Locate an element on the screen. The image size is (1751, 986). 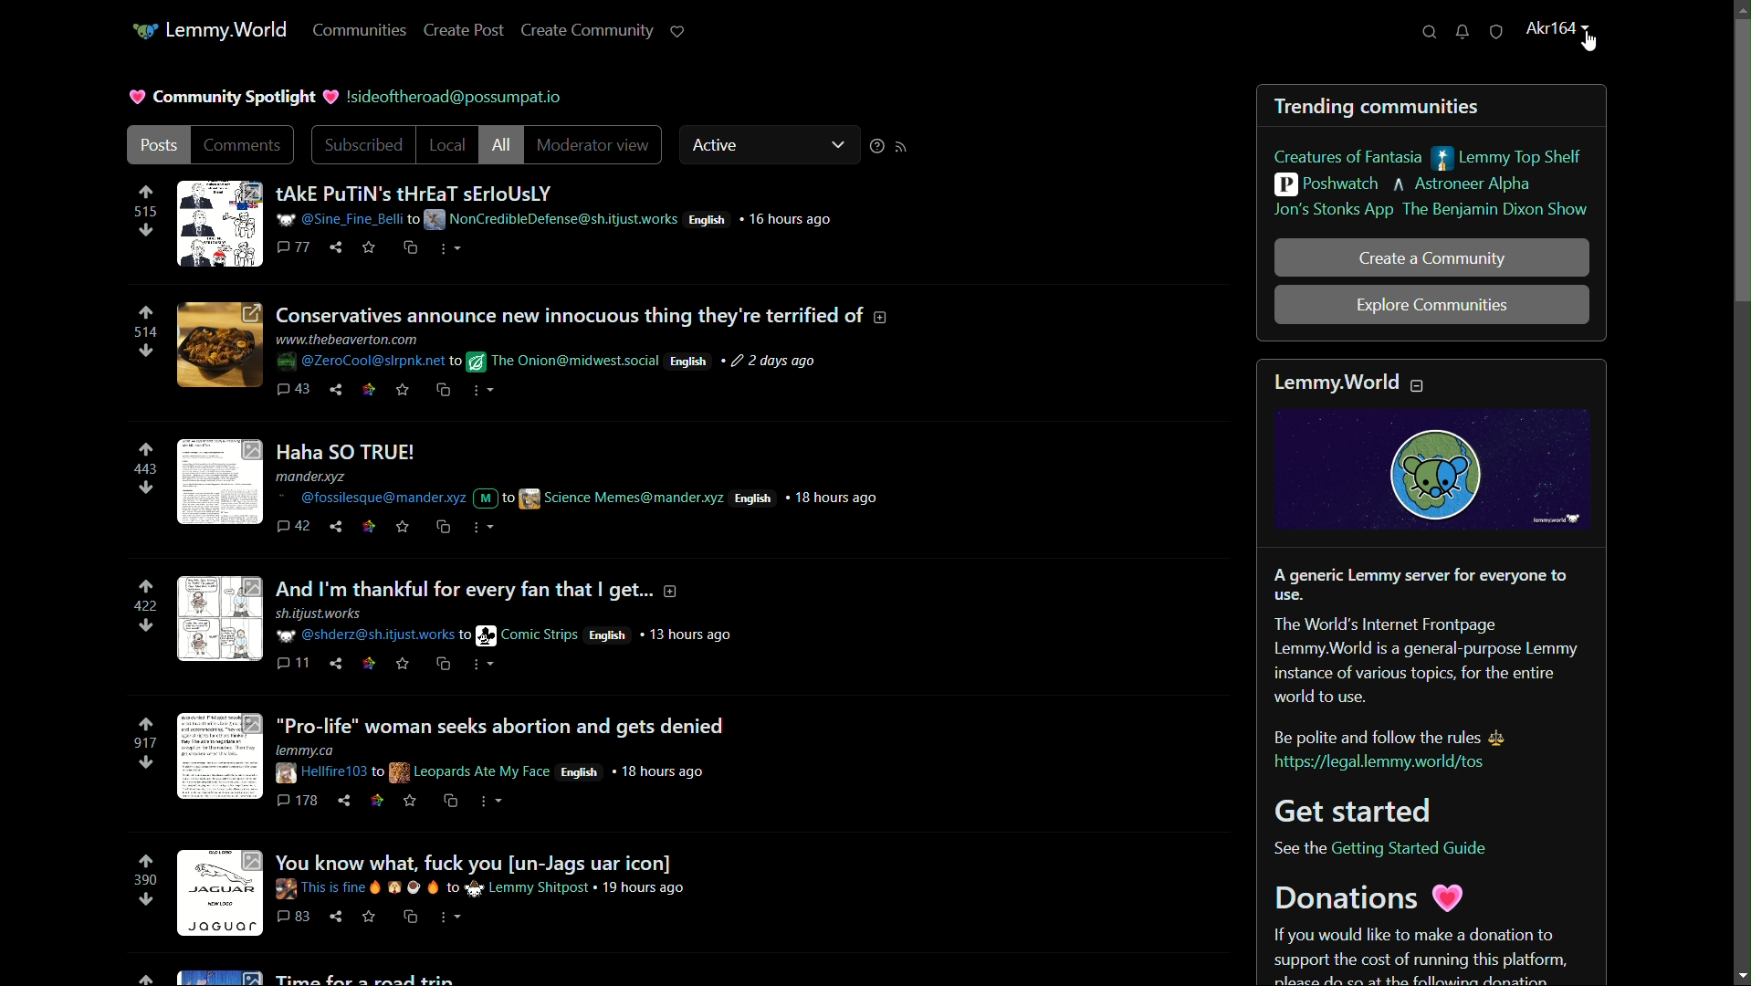
number of votes is located at coordinates (144, 608).